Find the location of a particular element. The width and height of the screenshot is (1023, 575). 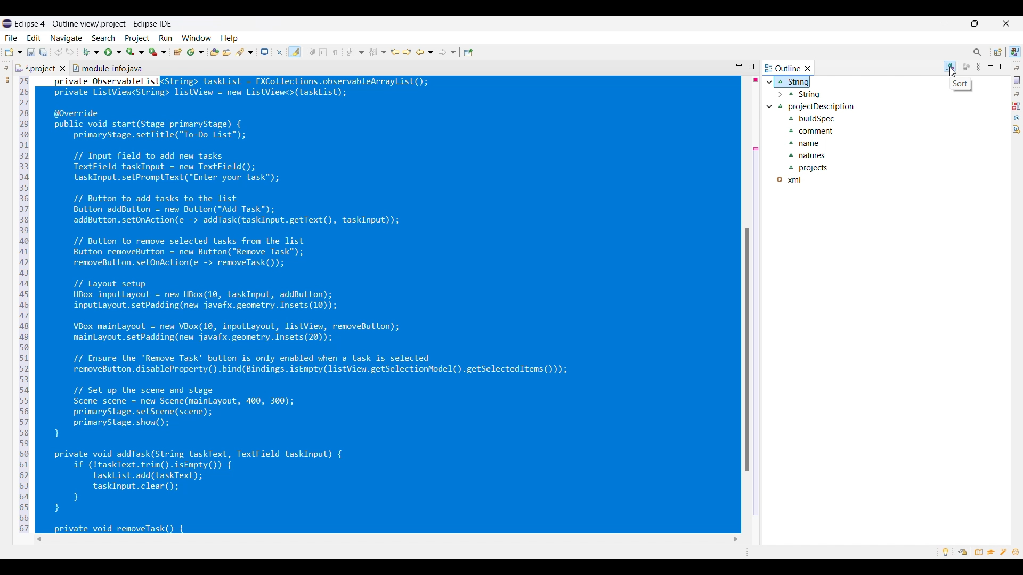

string is located at coordinates (811, 95).